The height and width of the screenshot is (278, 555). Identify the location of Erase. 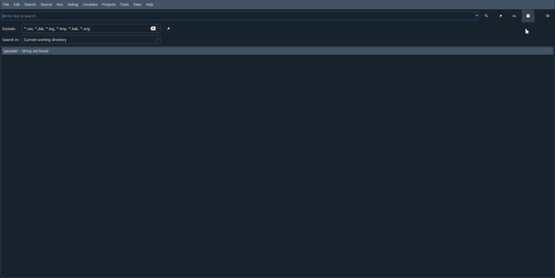
(152, 28).